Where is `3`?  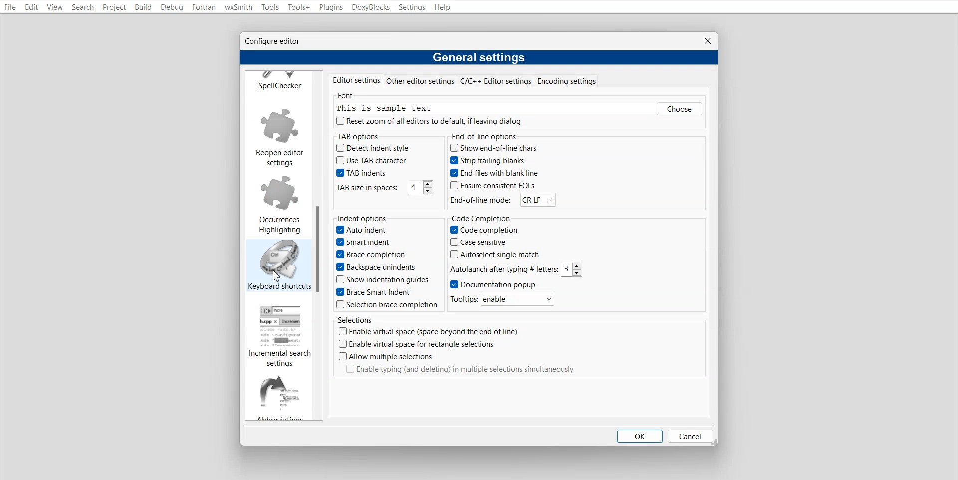 3 is located at coordinates (573, 269).